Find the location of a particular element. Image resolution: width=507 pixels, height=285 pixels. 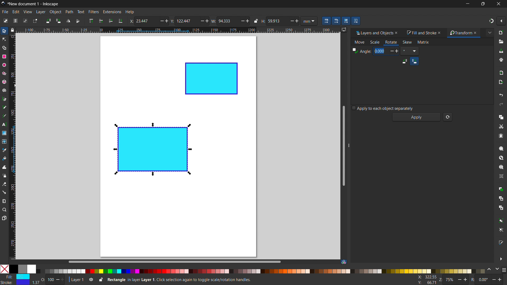

pages tool is located at coordinates (4, 218).